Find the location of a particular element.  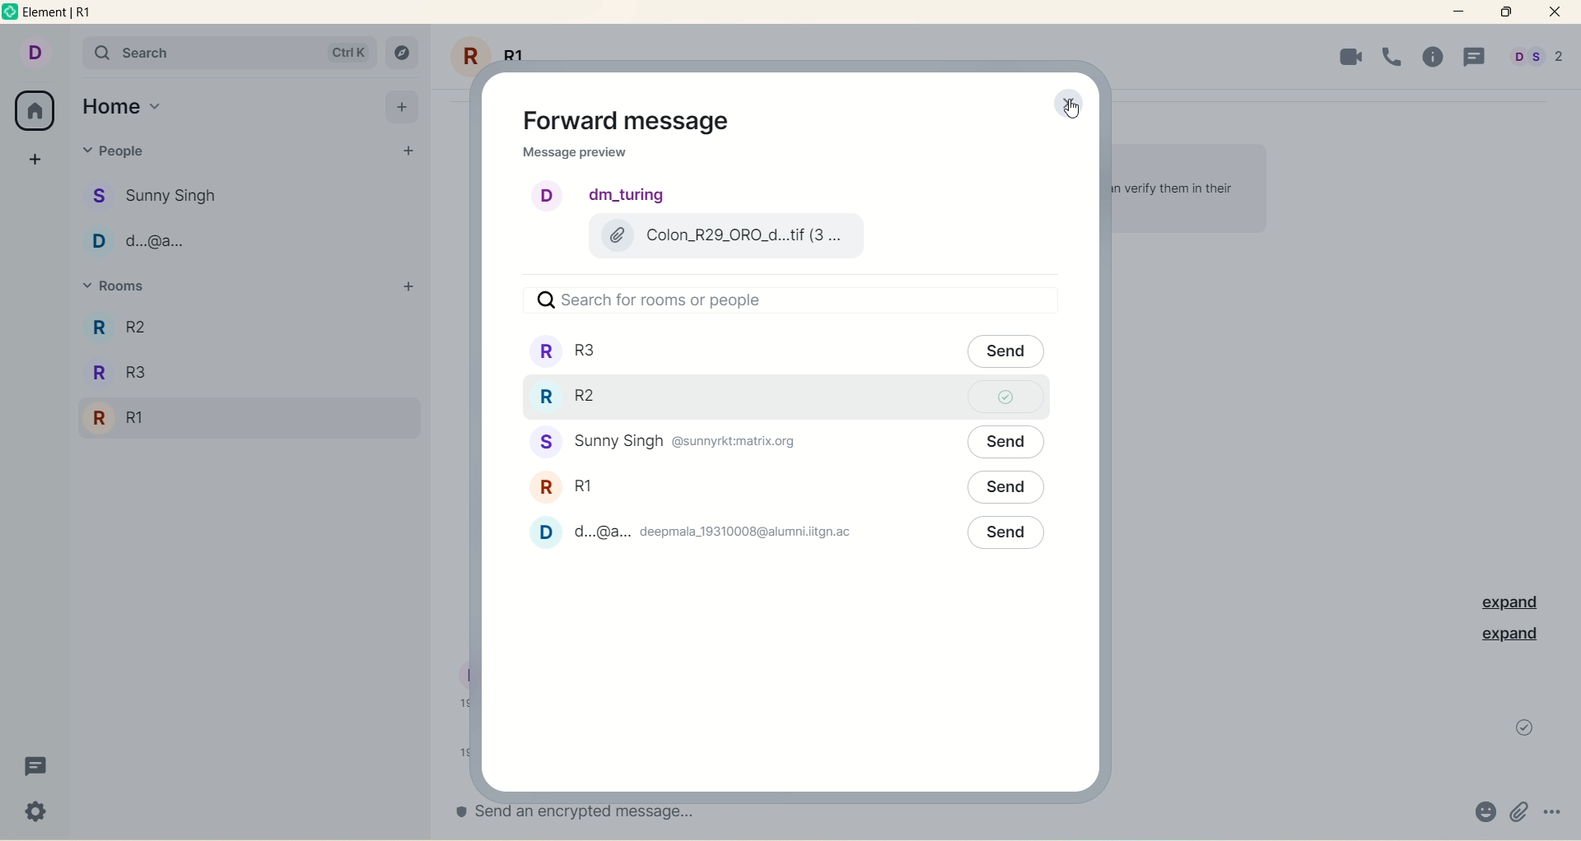

R1 is located at coordinates (124, 420).